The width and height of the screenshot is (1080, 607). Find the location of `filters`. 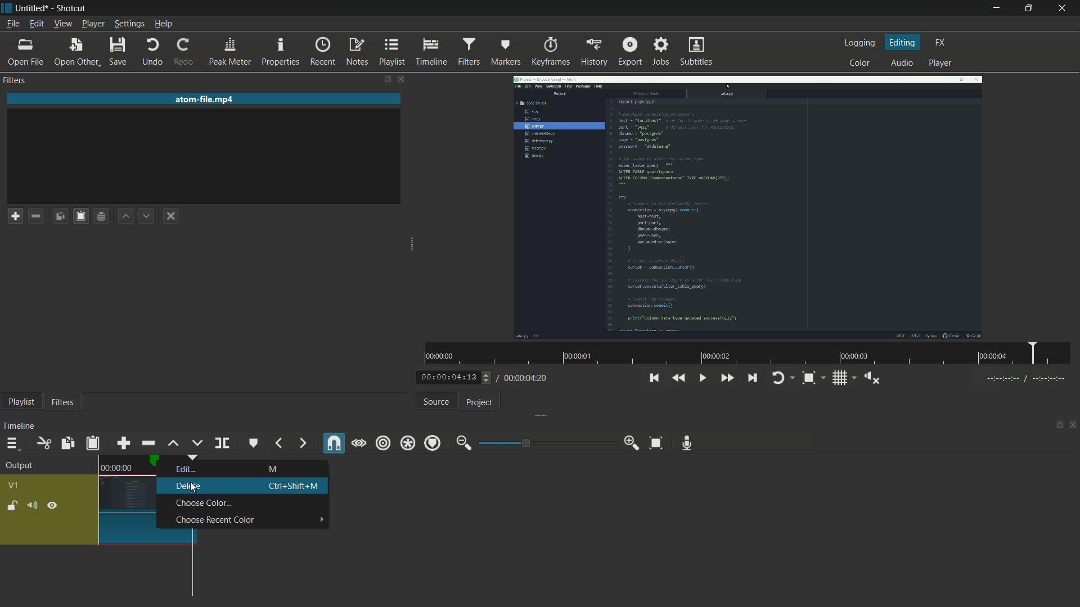

filters is located at coordinates (62, 403).